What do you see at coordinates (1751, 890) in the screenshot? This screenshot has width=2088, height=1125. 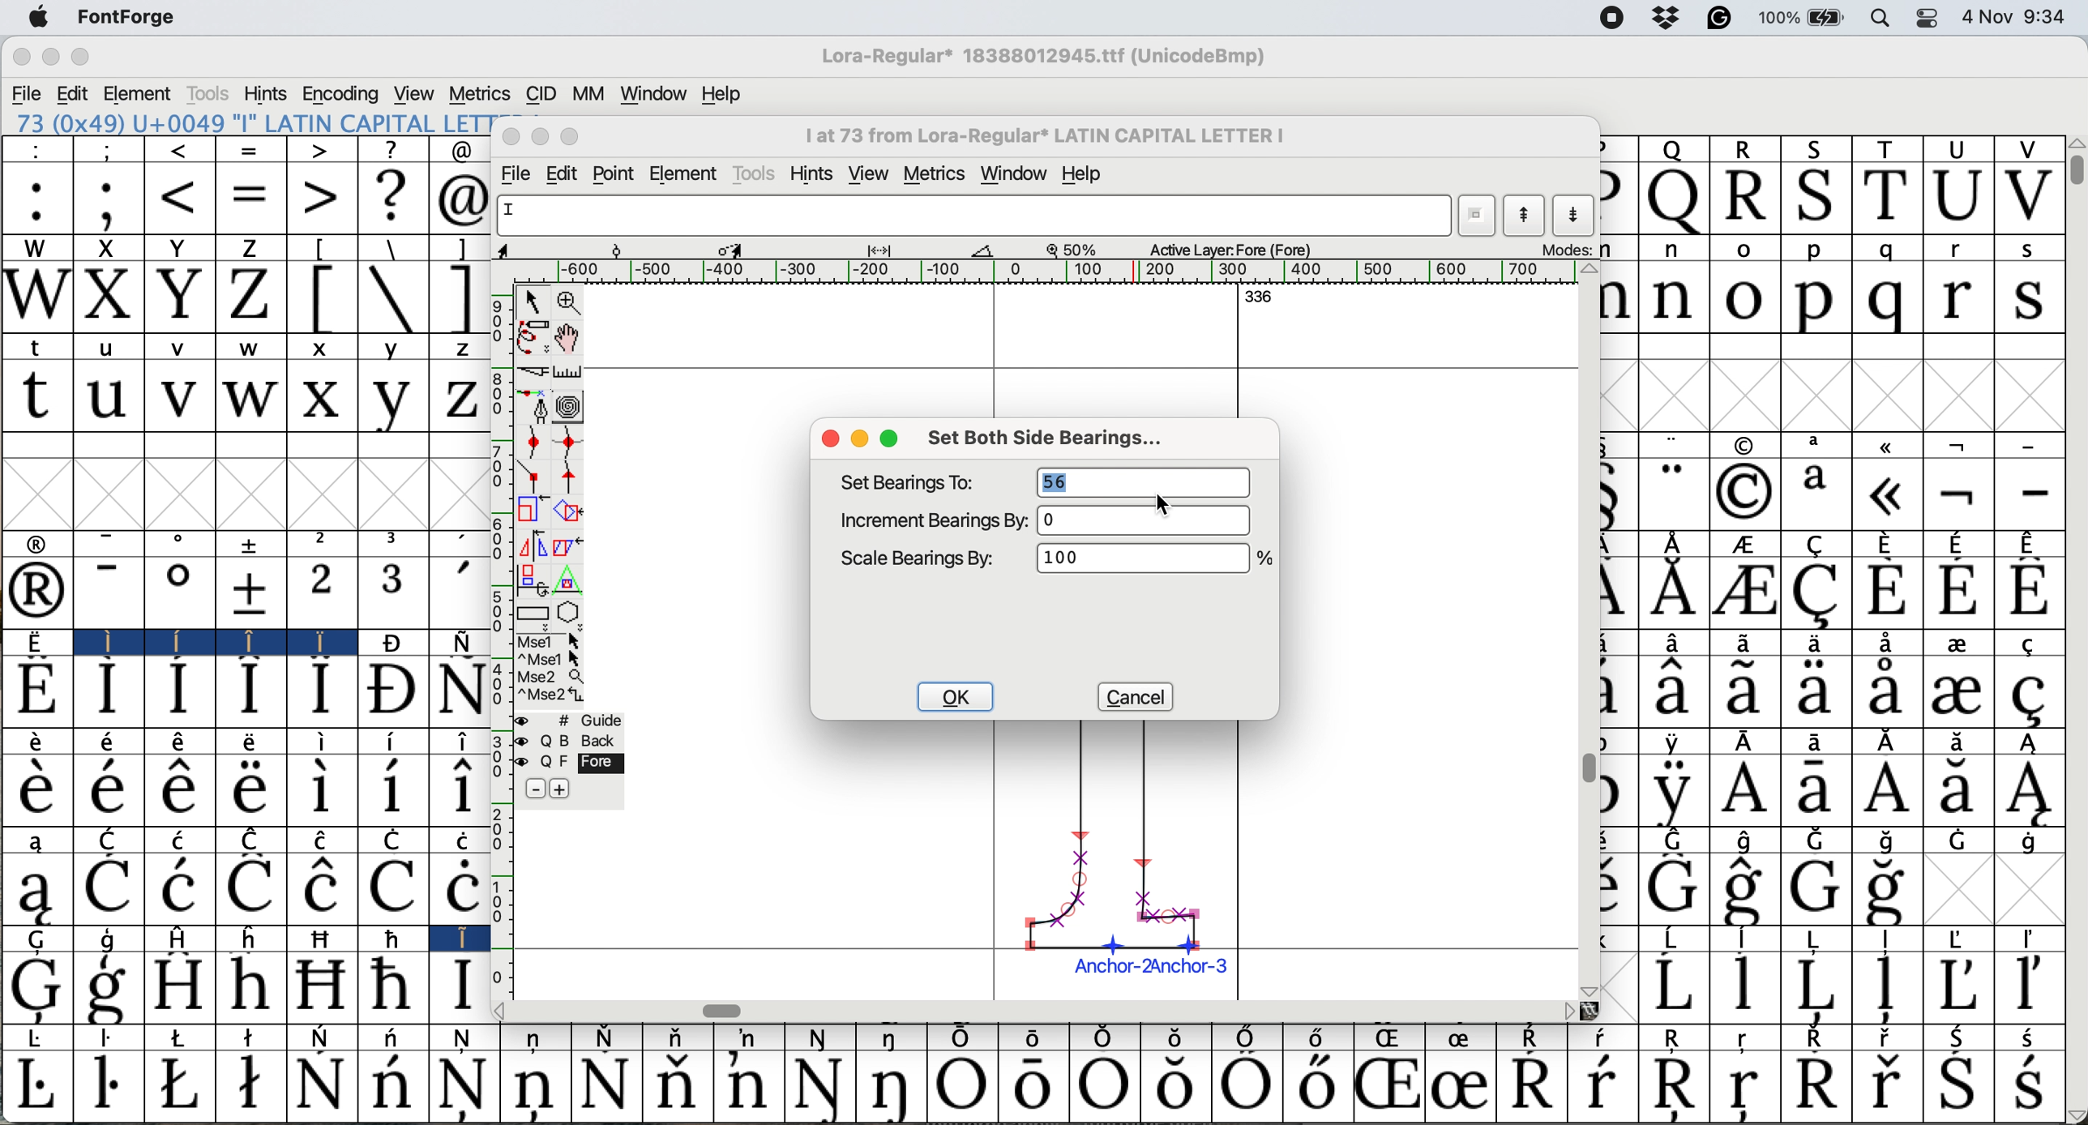 I see `Symbol` at bounding box center [1751, 890].